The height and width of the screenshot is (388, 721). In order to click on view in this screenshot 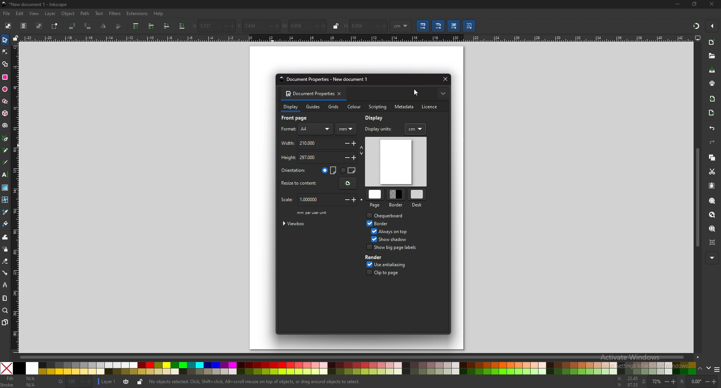, I will do `click(35, 13)`.